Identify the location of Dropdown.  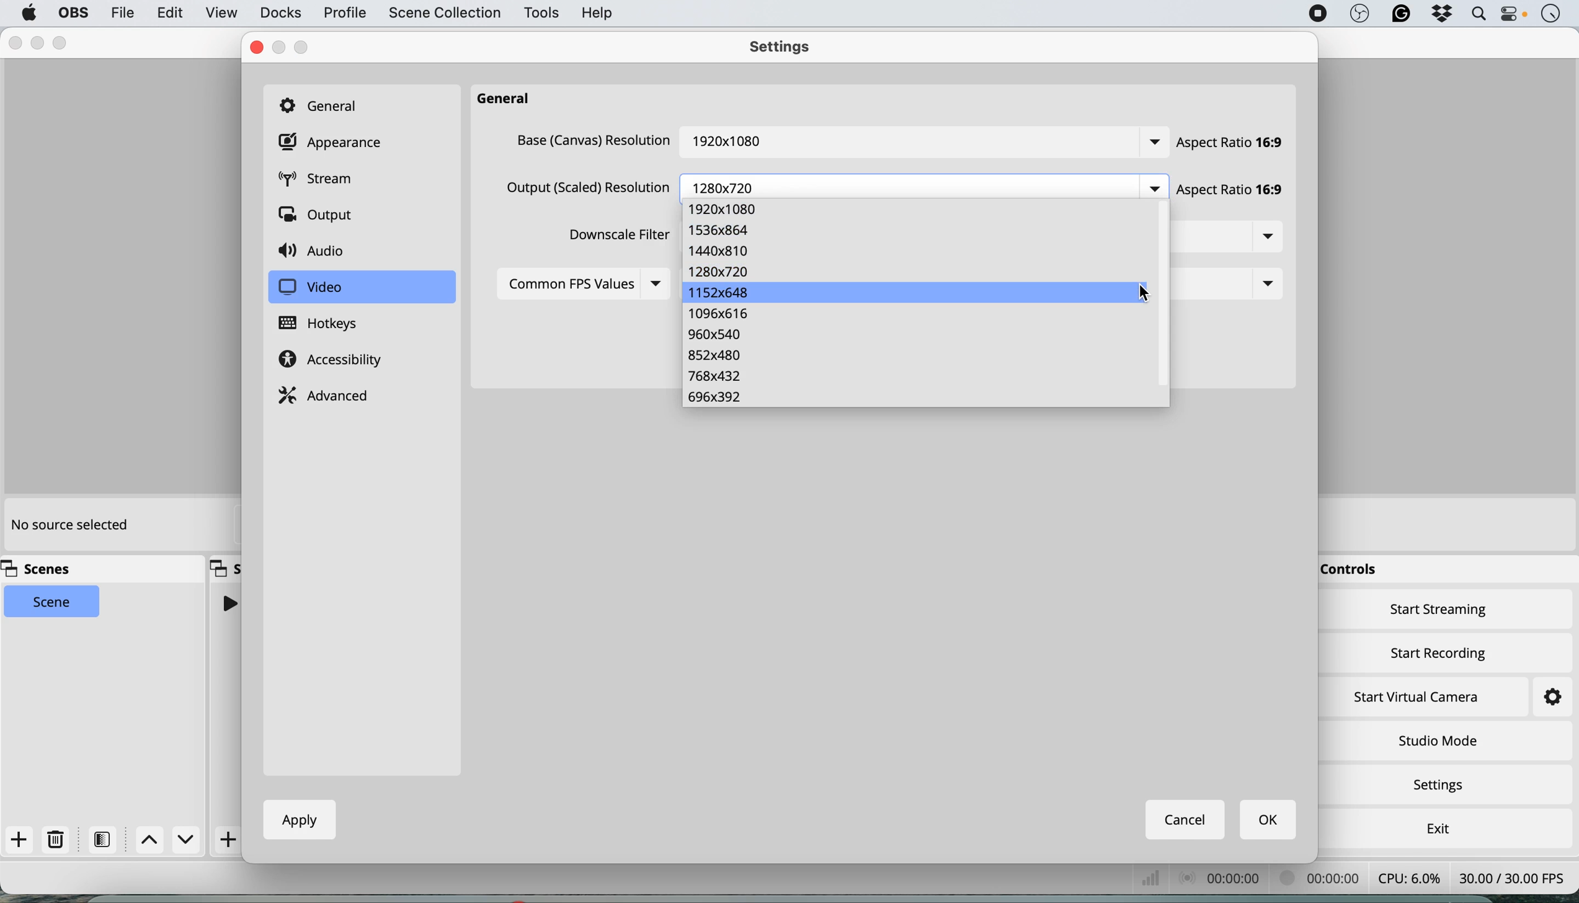
(1262, 286).